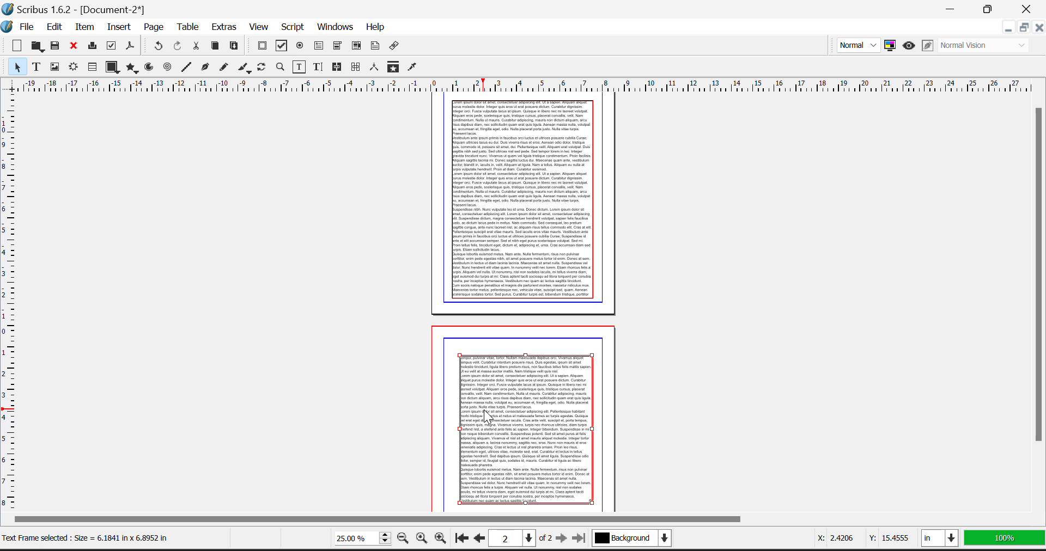 The width and height of the screenshot is (1046, 551). I want to click on Help, so click(375, 27).